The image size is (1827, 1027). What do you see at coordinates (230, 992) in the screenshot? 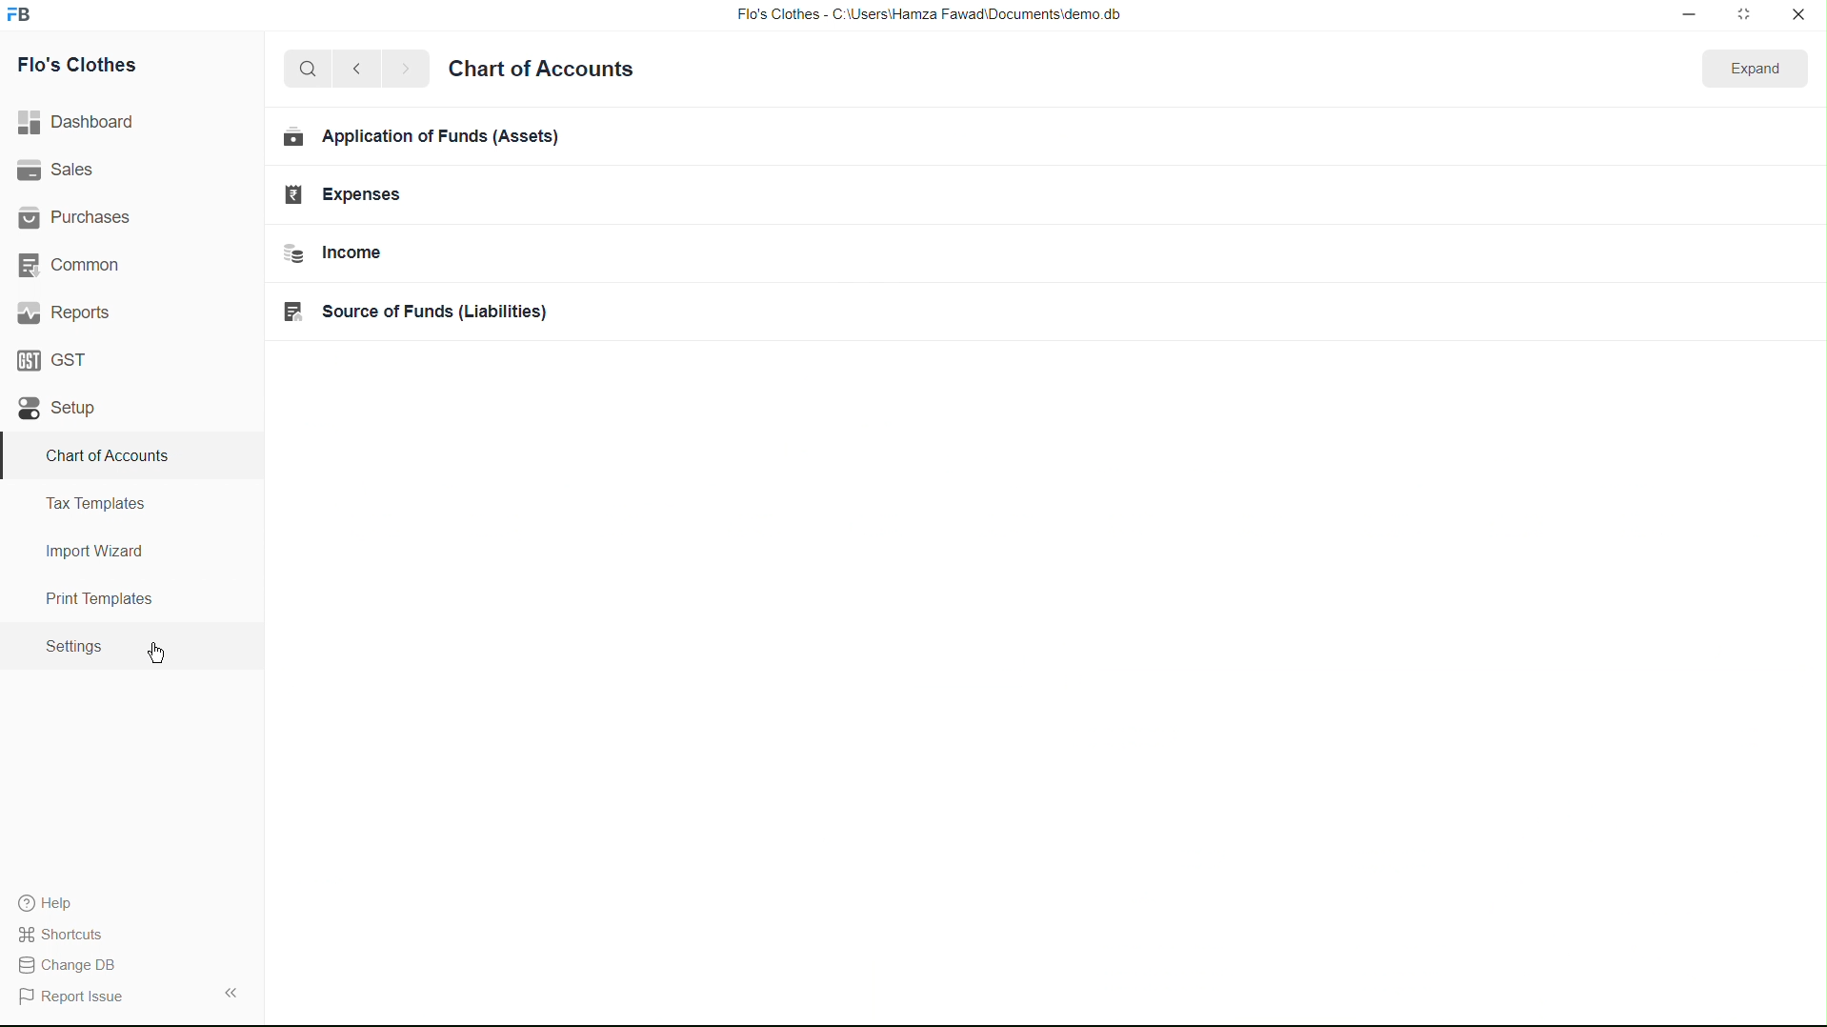
I see `Collapse` at bounding box center [230, 992].